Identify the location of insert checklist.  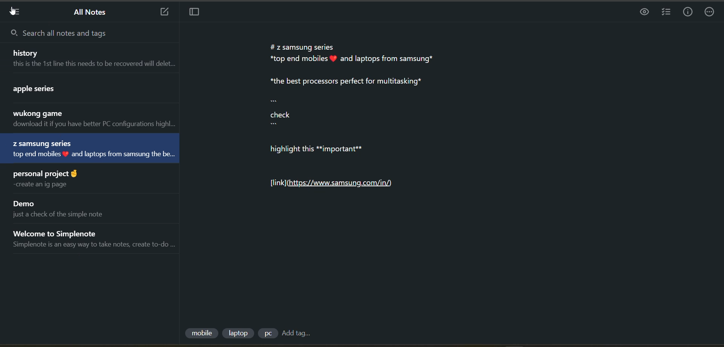
(667, 13).